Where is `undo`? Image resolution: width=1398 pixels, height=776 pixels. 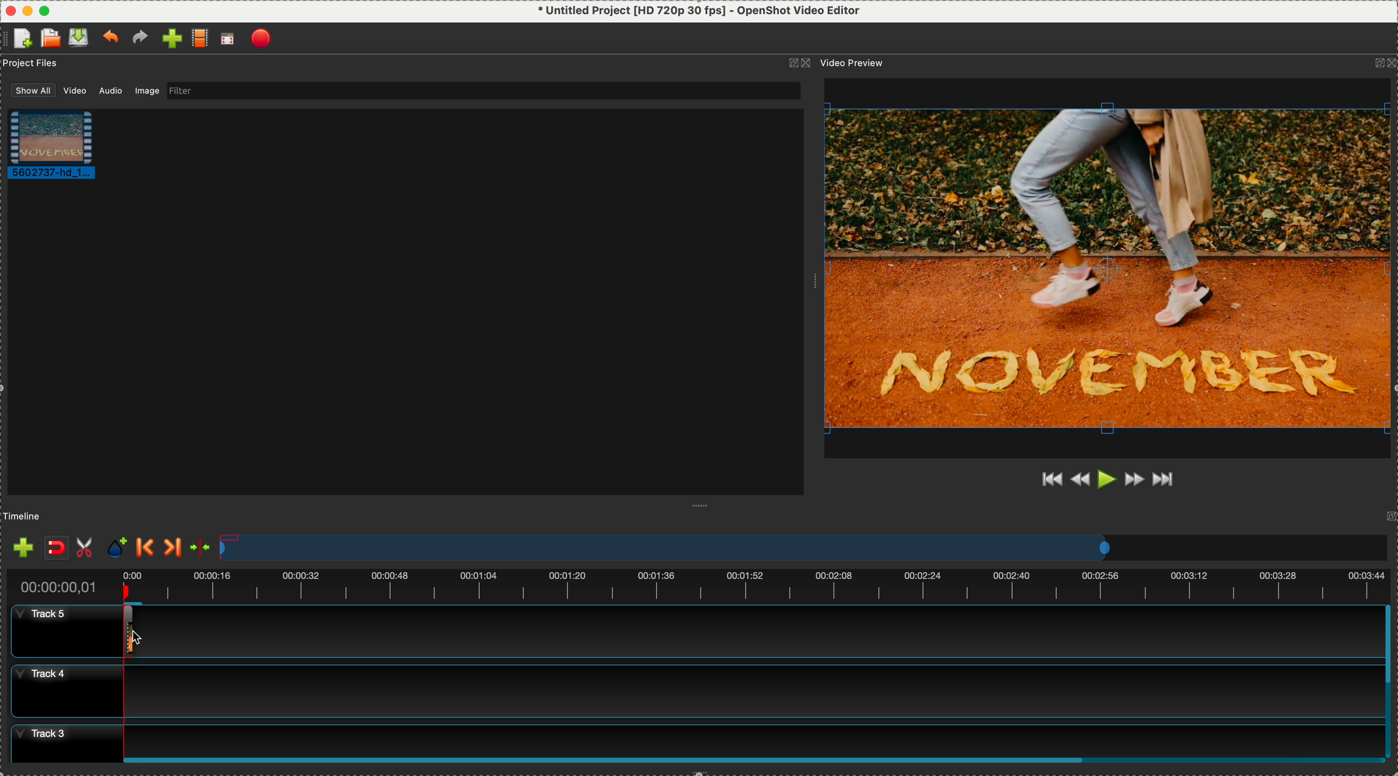 undo is located at coordinates (110, 39).